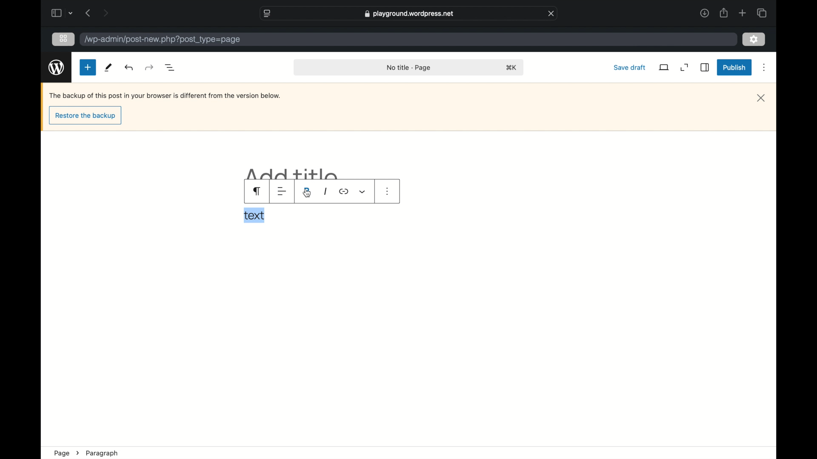 This screenshot has height=459, width=817. Describe the element at coordinates (409, 67) in the screenshot. I see `no title page` at that location.